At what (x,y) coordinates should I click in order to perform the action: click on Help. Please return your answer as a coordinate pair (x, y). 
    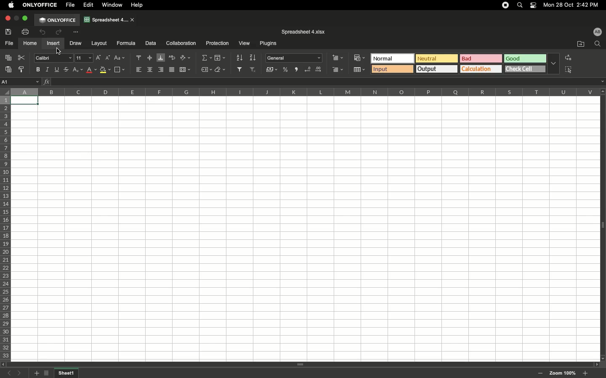
    Looking at the image, I should click on (138, 5).